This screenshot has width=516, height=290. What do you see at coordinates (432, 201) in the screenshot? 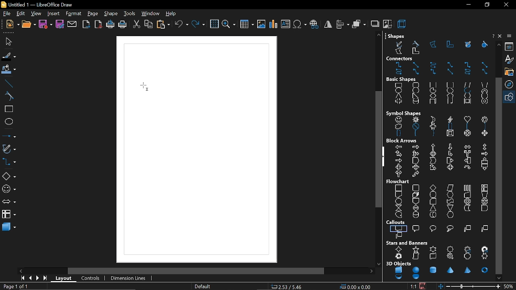
I see `card` at bounding box center [432, 201].